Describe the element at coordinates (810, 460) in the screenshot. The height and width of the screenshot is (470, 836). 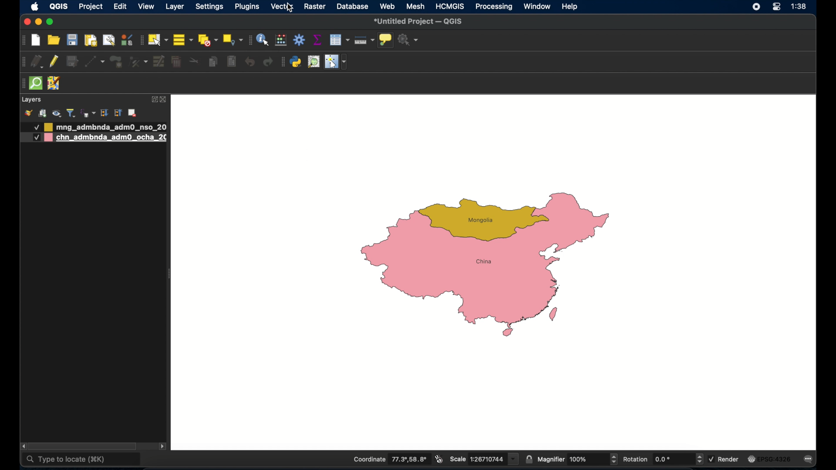
I see `messages` at that location.